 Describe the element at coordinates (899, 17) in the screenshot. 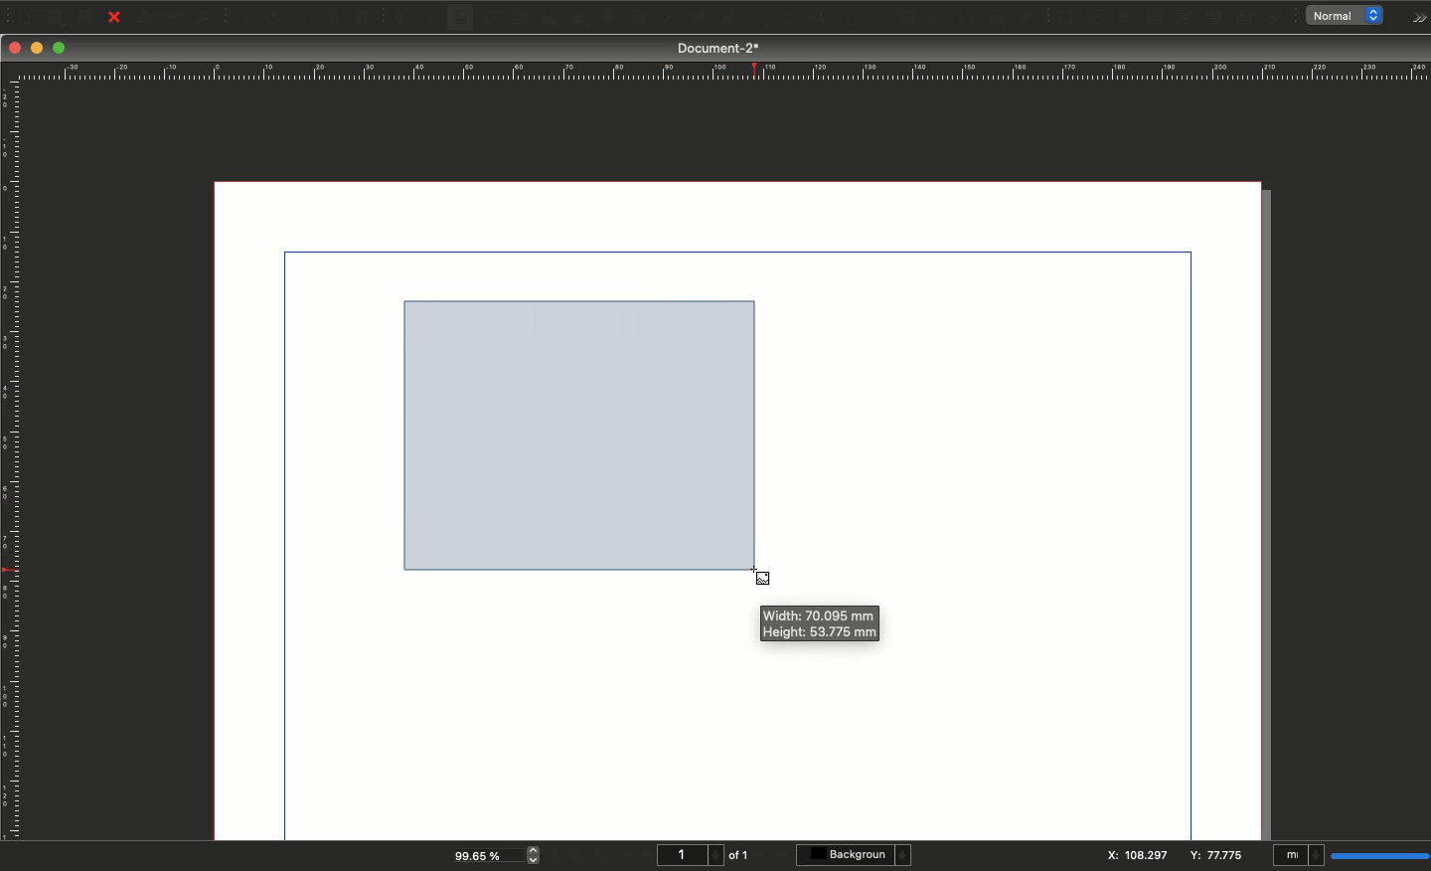

I see `Link text frames` at that location.